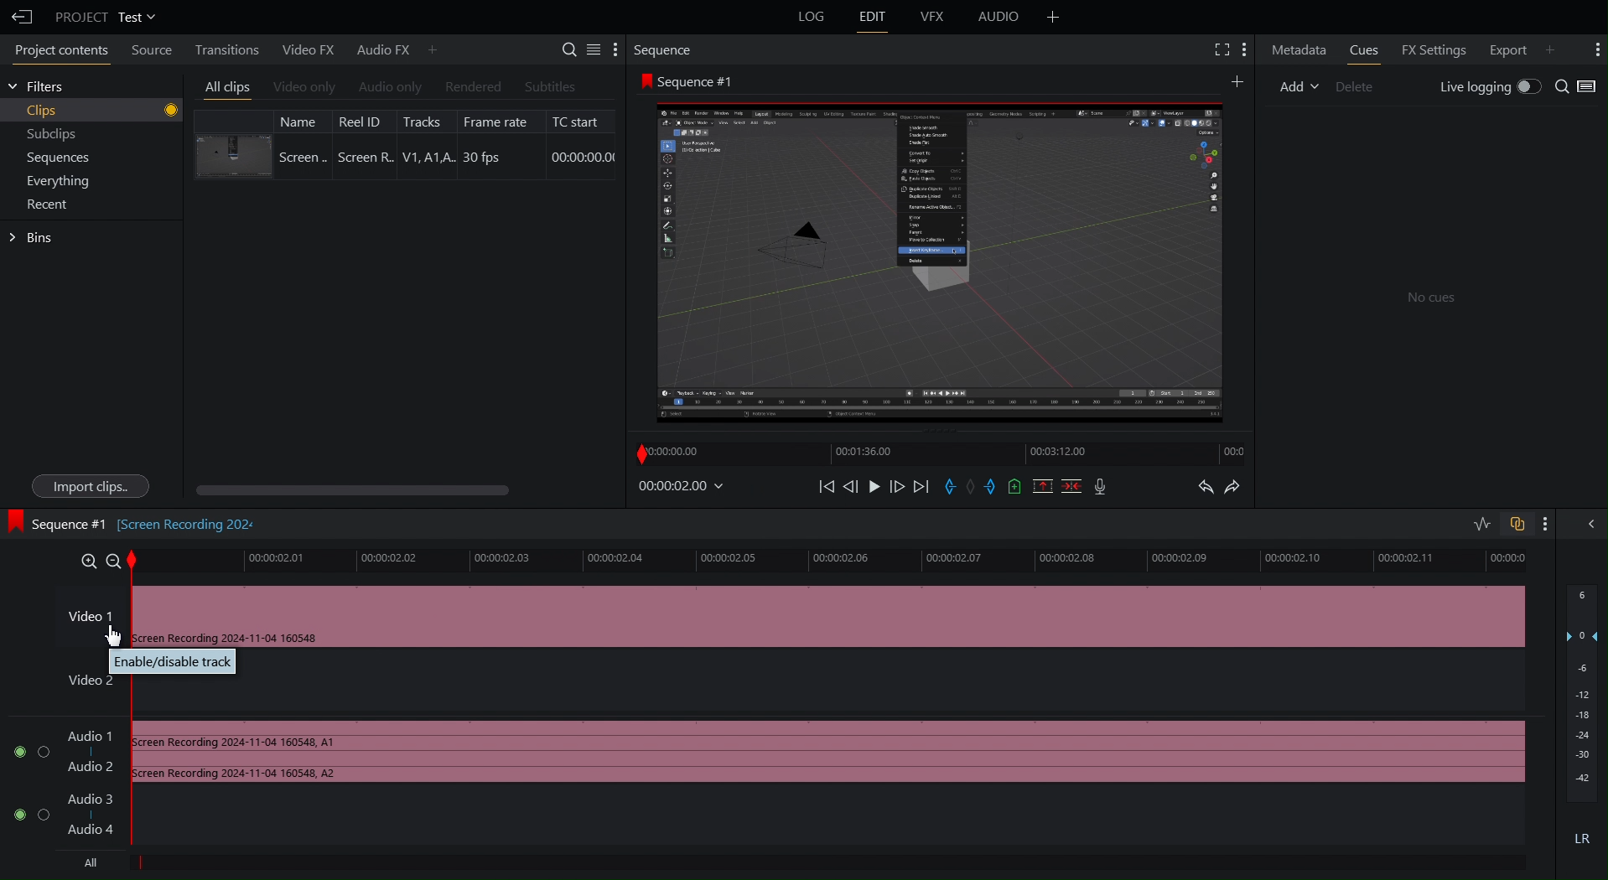 The height and width of the screenshot is (880, 1608). What do you see at coordinates (1363, 51) in the screenshot?
I see `Cues` at bounding box center [1363, 51].